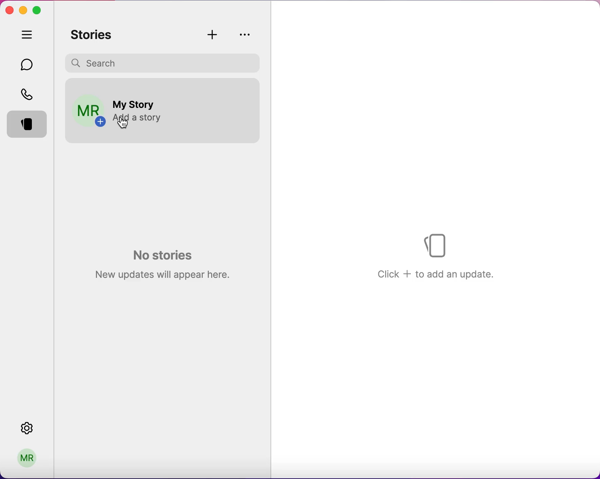  Describe the element at coordinates (39, 10) in the screenshot. I see `maximize` at that location.